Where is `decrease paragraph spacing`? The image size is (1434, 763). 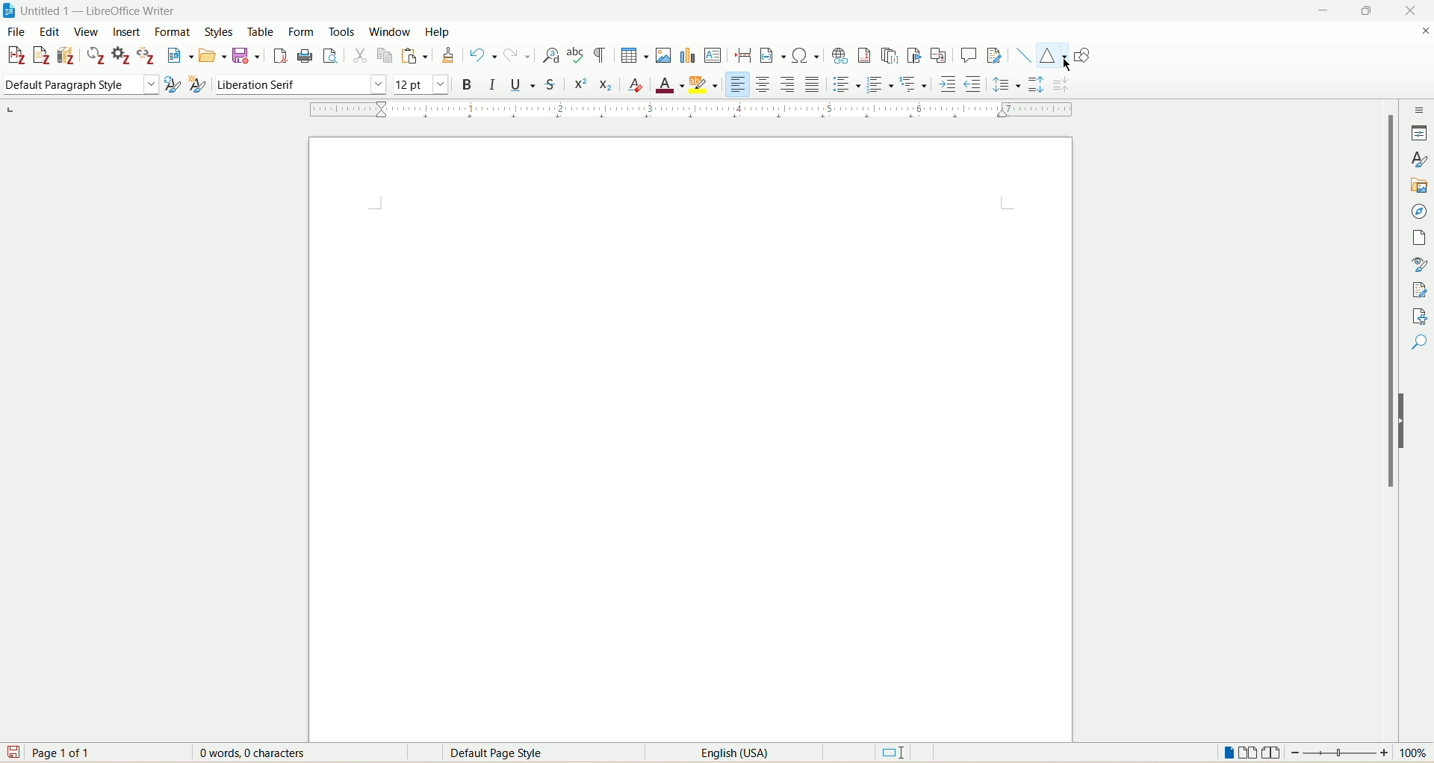
decrease paragraph spacing is located at coordinates (1062, 86).